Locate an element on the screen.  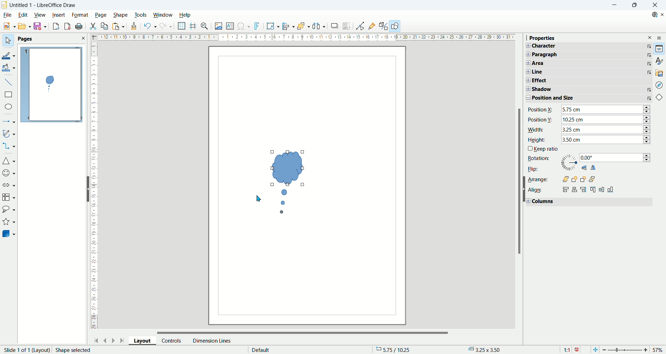
save is located at coordinates (40, 26).